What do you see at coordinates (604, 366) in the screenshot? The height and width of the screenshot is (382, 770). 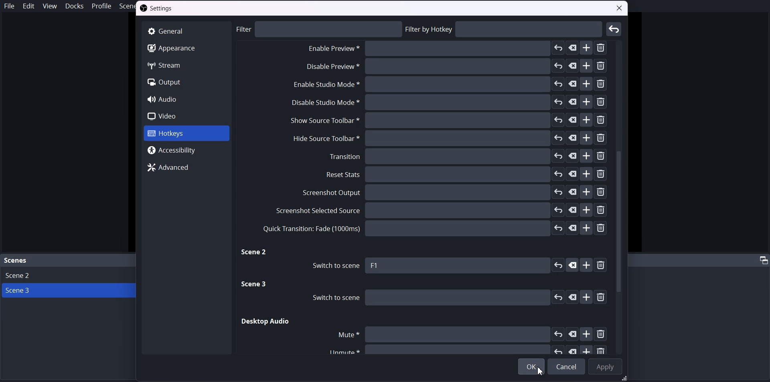 I see `Apply` at bounding box center [604, 366].